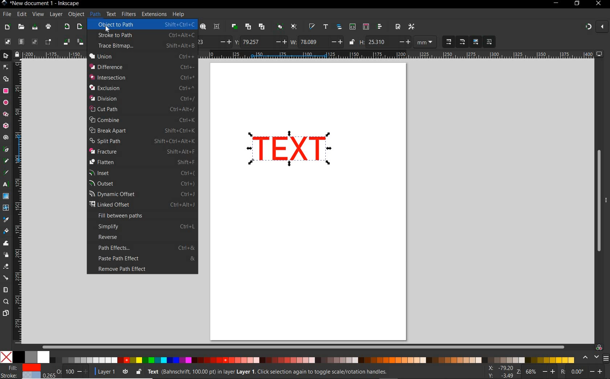 Image resolution: width=610 pixels, height=379 pixels. I want to click on LOCK OR UNLOCK CURRENT LAYER, so click(138, 372).